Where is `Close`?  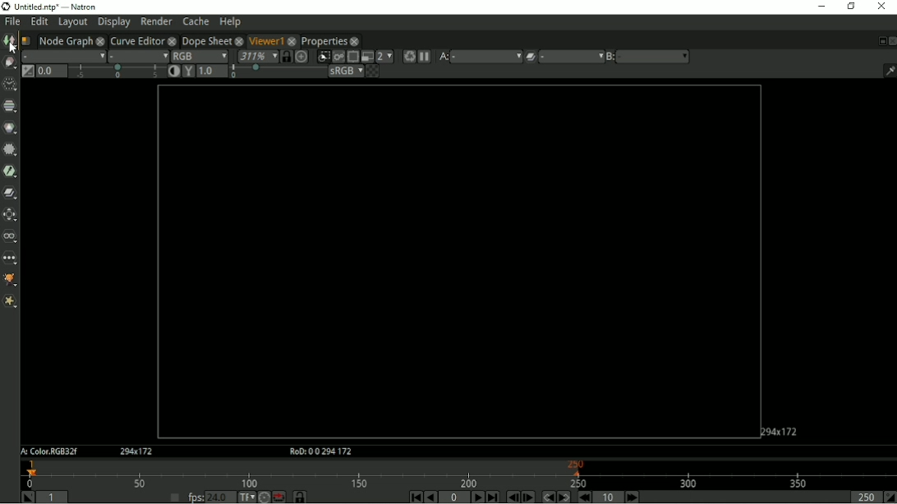 Close is located at coordinates (891, 41).